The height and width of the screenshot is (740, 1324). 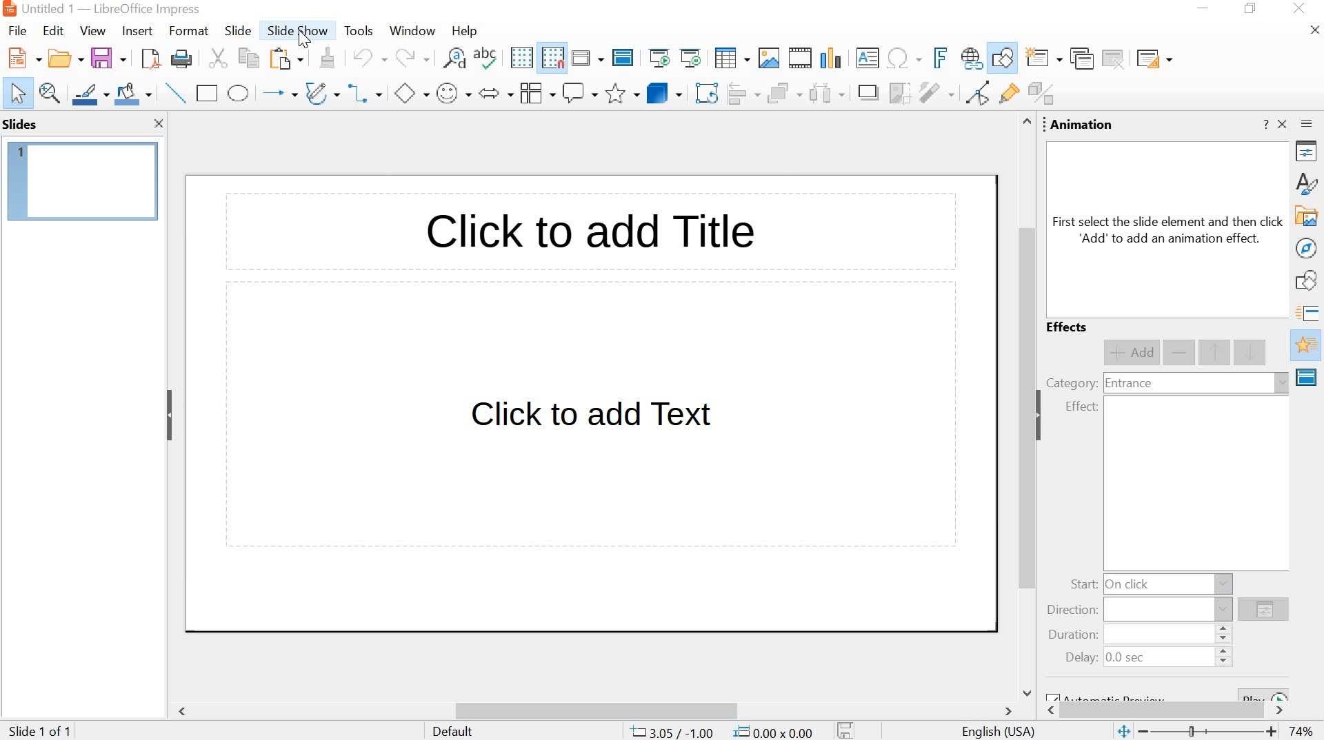 What do you see at coordinates (494, 94) in the screenshot?
I see `block arrows` at bounding box center [494, 94].